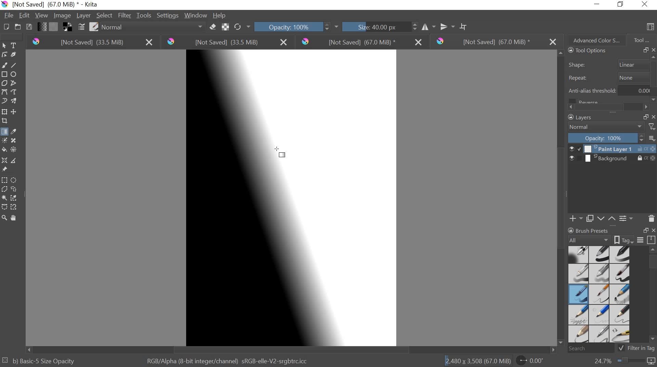 The width and height of the screenshot is (657, 367). What do you see at coordinates (4, 216) in the screenshot?
I see `zoom` at bounding box center [4, 216].